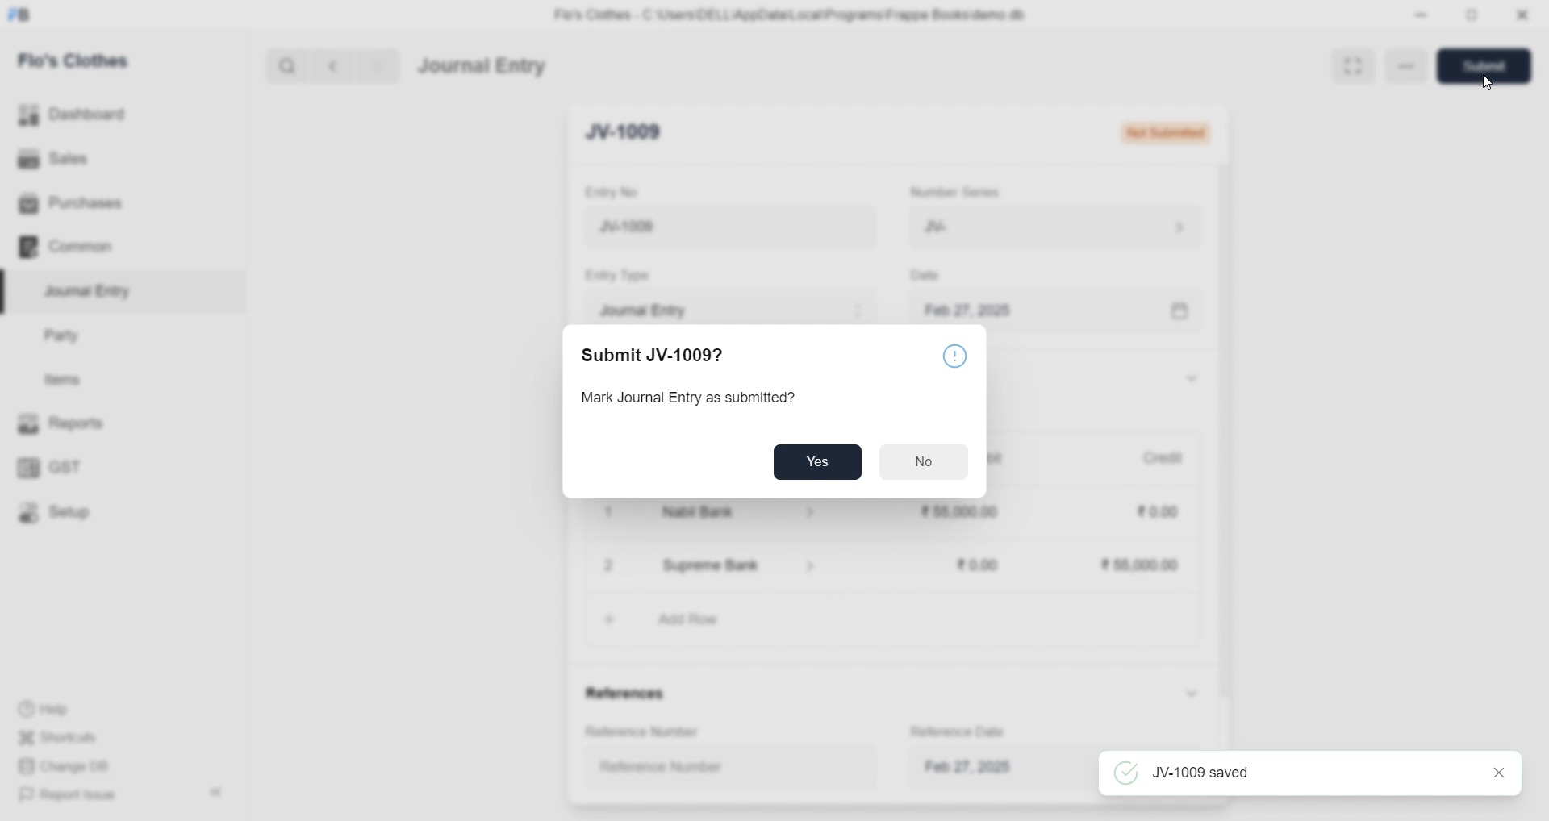  What do you see at coordinates (954, 358) in the screenshot?
I see `Notice` at bounding box center [954, 358].